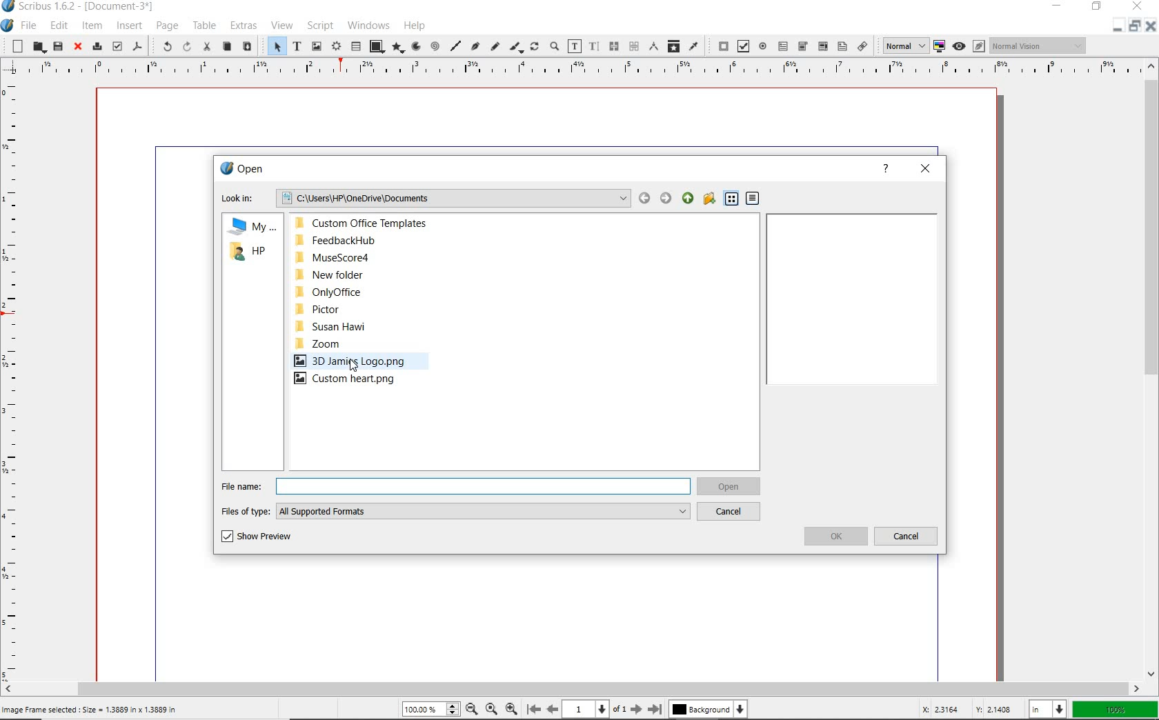  What do you see at coordinates (283, 24) in the screenshot?
I see `VIEW` at bounding box center [283, 24].